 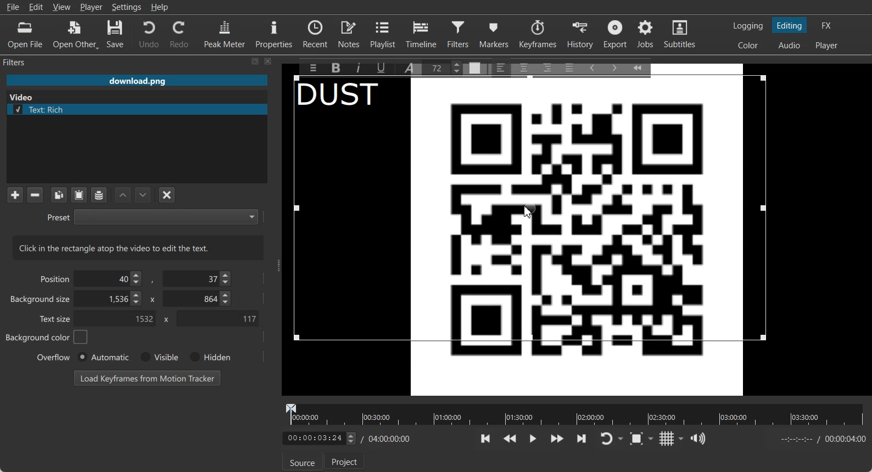 What do you see at coordinates (592, 67) in the screenshot?
I see `Decrease Indent` at bounding box center [592, 67].